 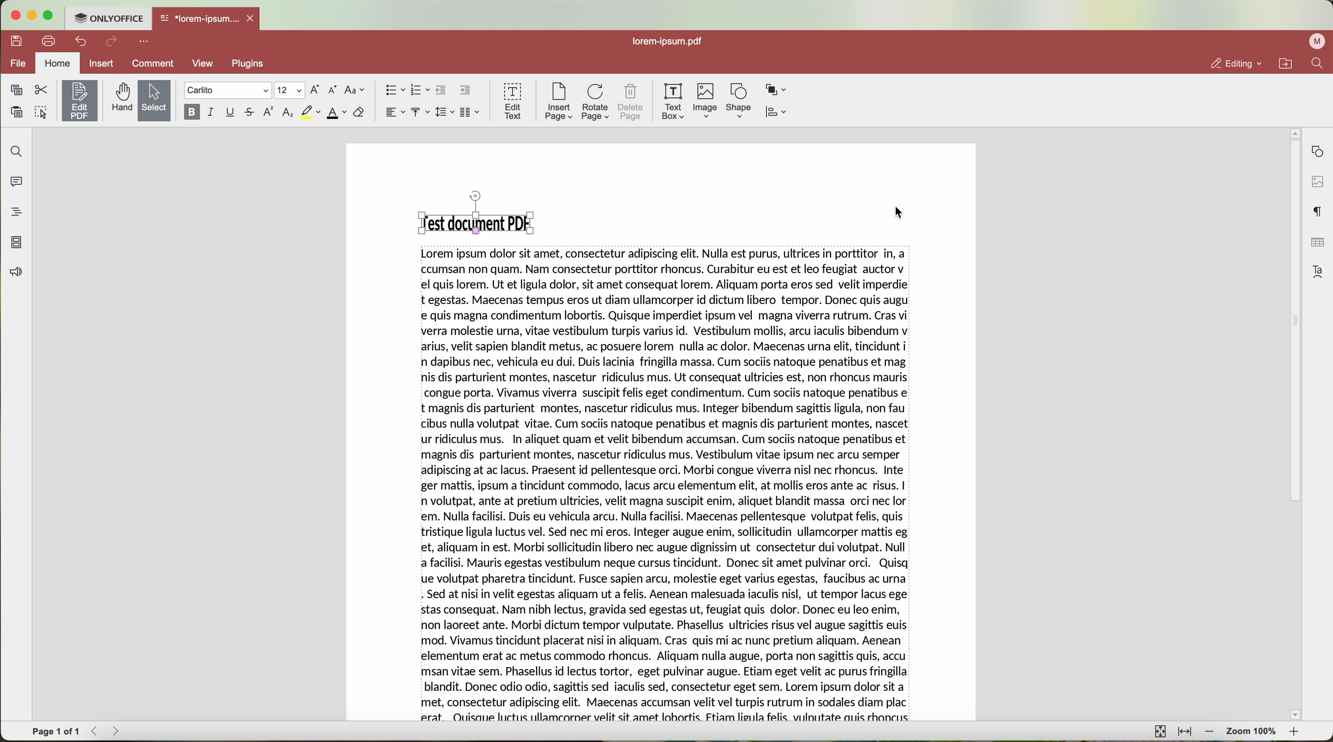 What do you see at coordinates (53, 15) in the screenshot?
I see `maximize` at bounding box center [53, 15].